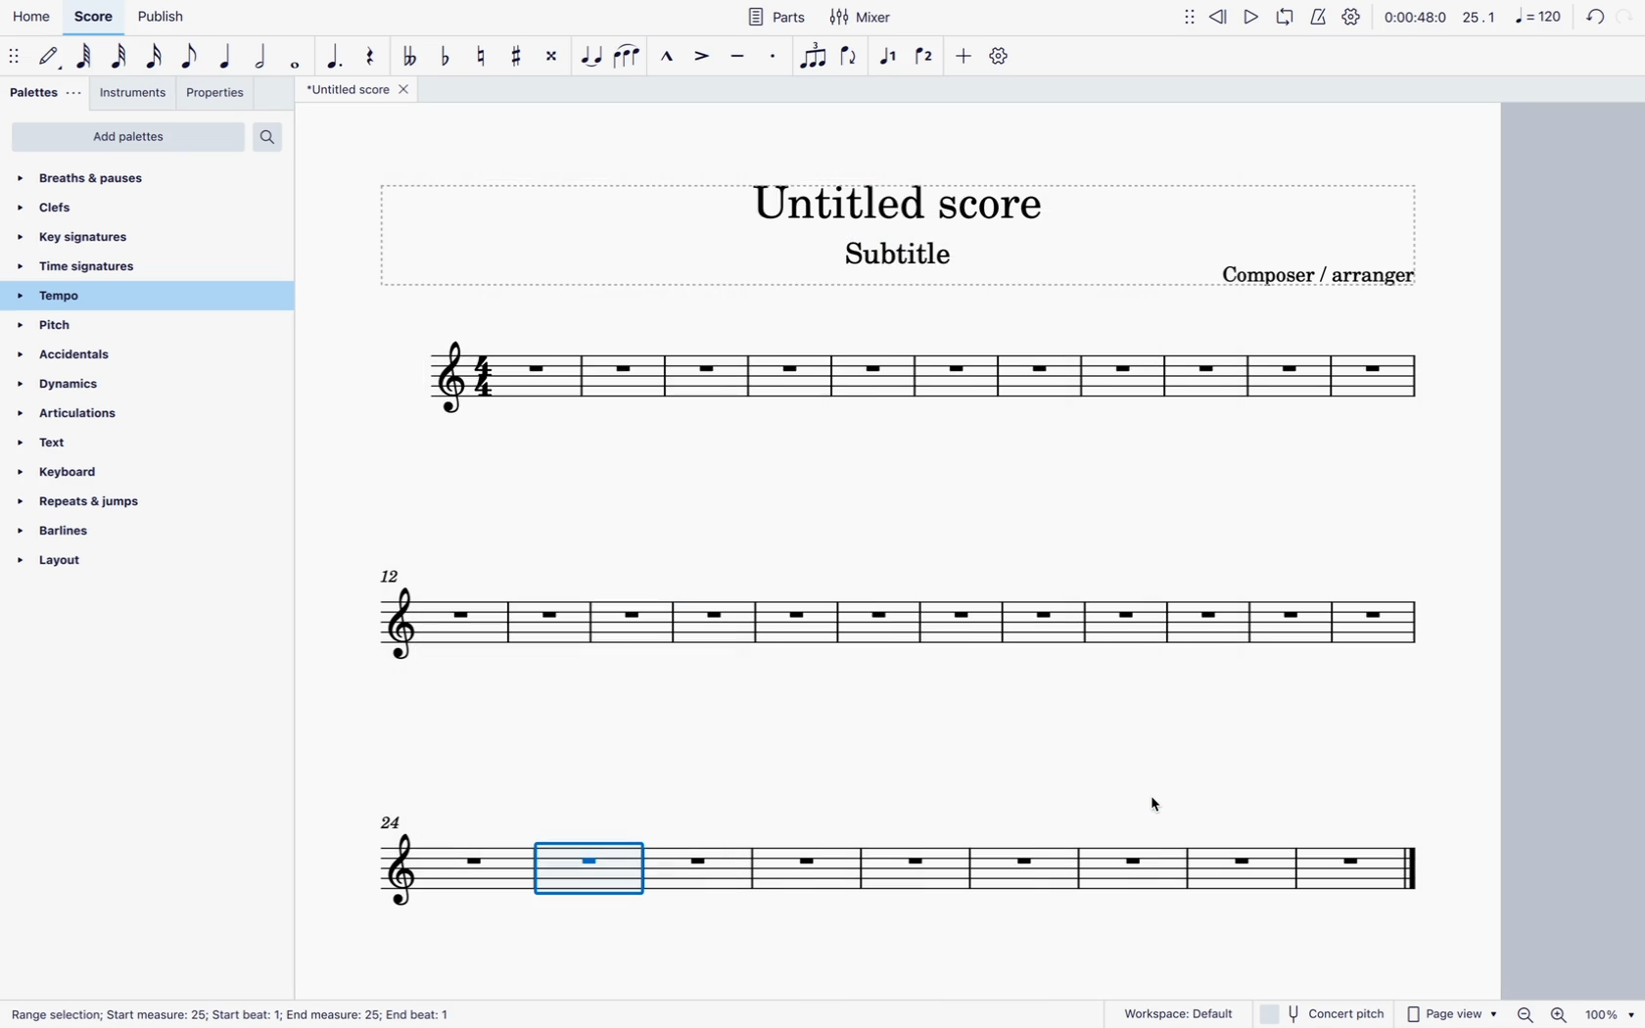  I want to click on articulations, so click(81, 411).